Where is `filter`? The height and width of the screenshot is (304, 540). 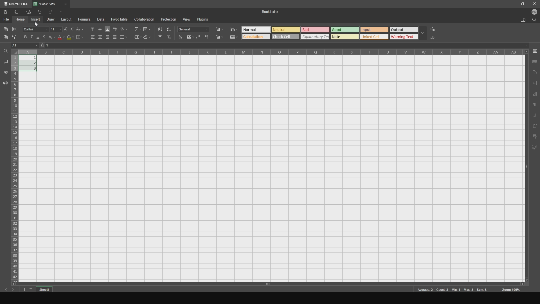
filter is located at coordinates (535, 136).